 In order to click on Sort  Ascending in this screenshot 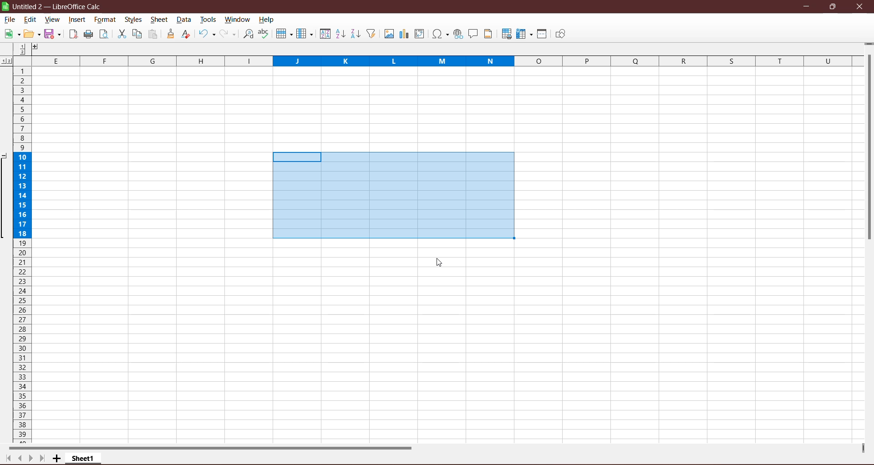, I will do `click(340, 34)`.